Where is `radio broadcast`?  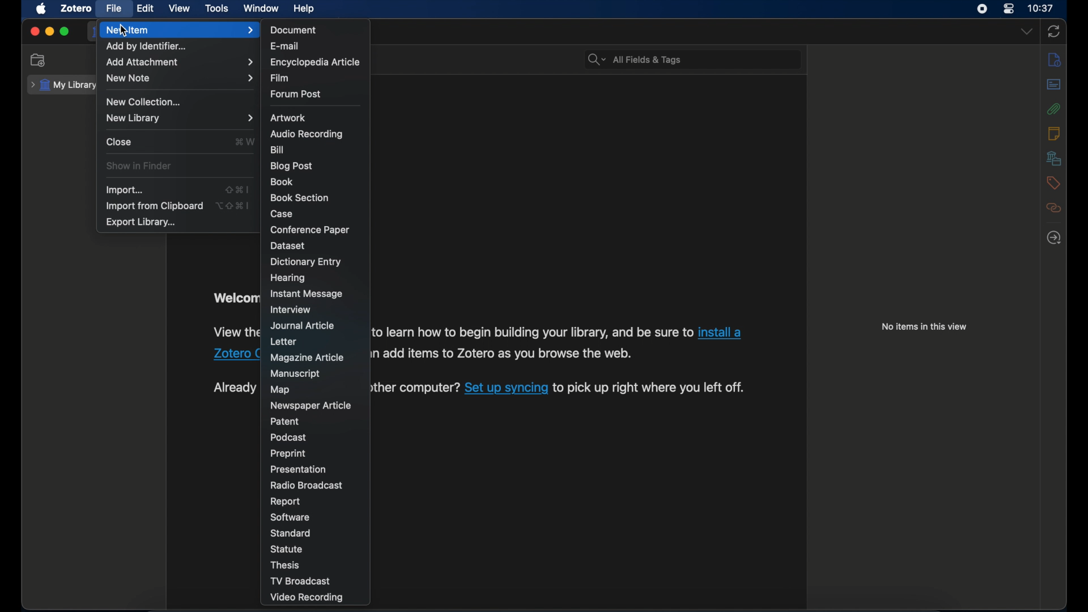
radio broadcast is located at coordinates (307, 485).